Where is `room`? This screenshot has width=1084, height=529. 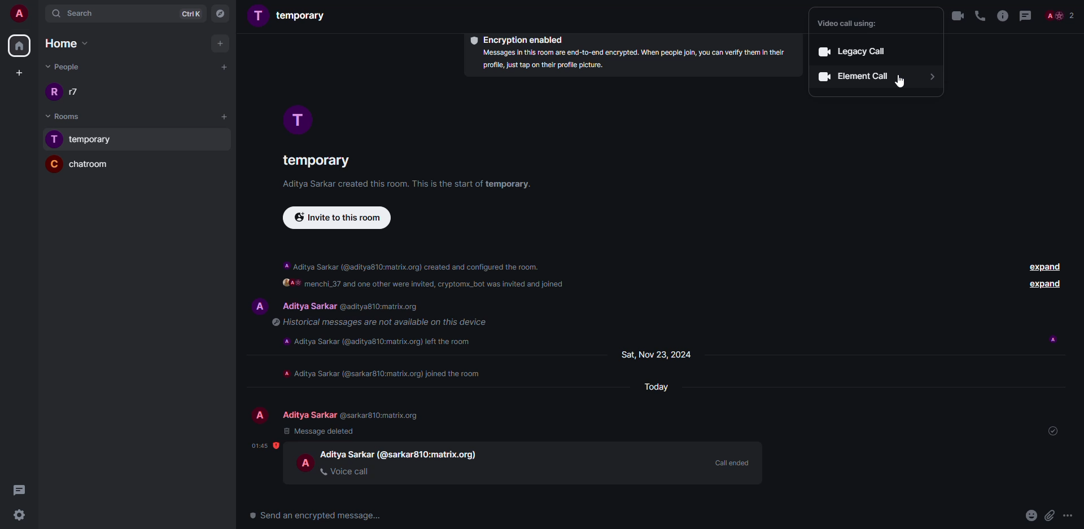 room is located at coordinates (304, 15).